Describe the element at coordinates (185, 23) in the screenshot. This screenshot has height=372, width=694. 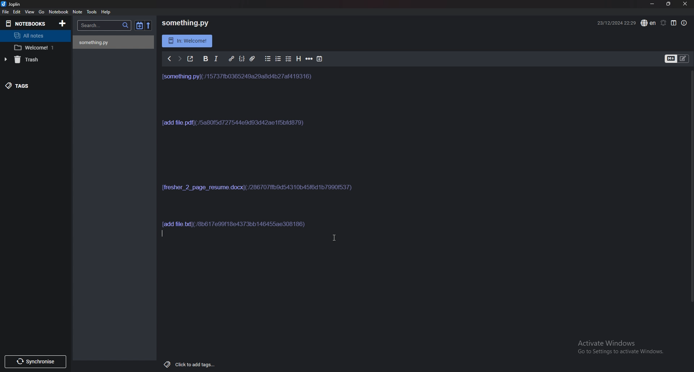
I see `something.py` at that location.